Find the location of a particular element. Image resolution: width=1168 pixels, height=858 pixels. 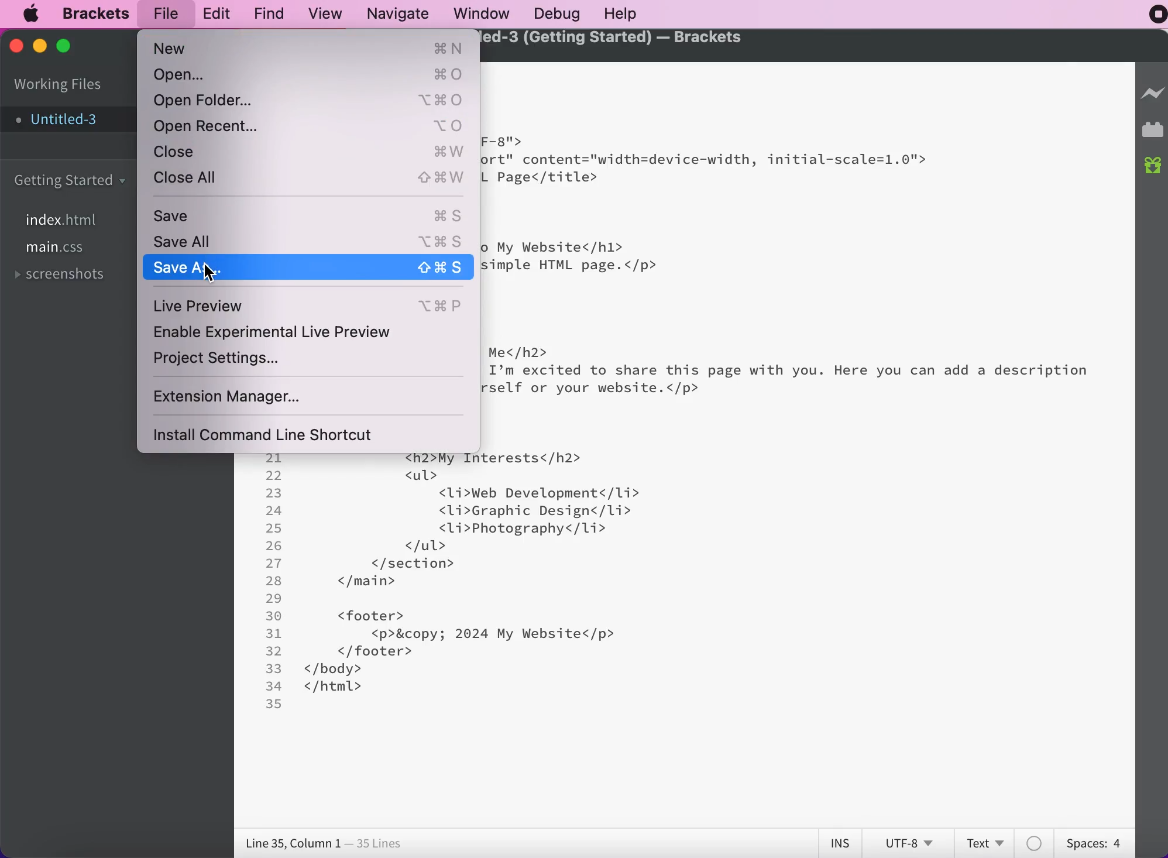

34 is located at coordinates (274, 687).